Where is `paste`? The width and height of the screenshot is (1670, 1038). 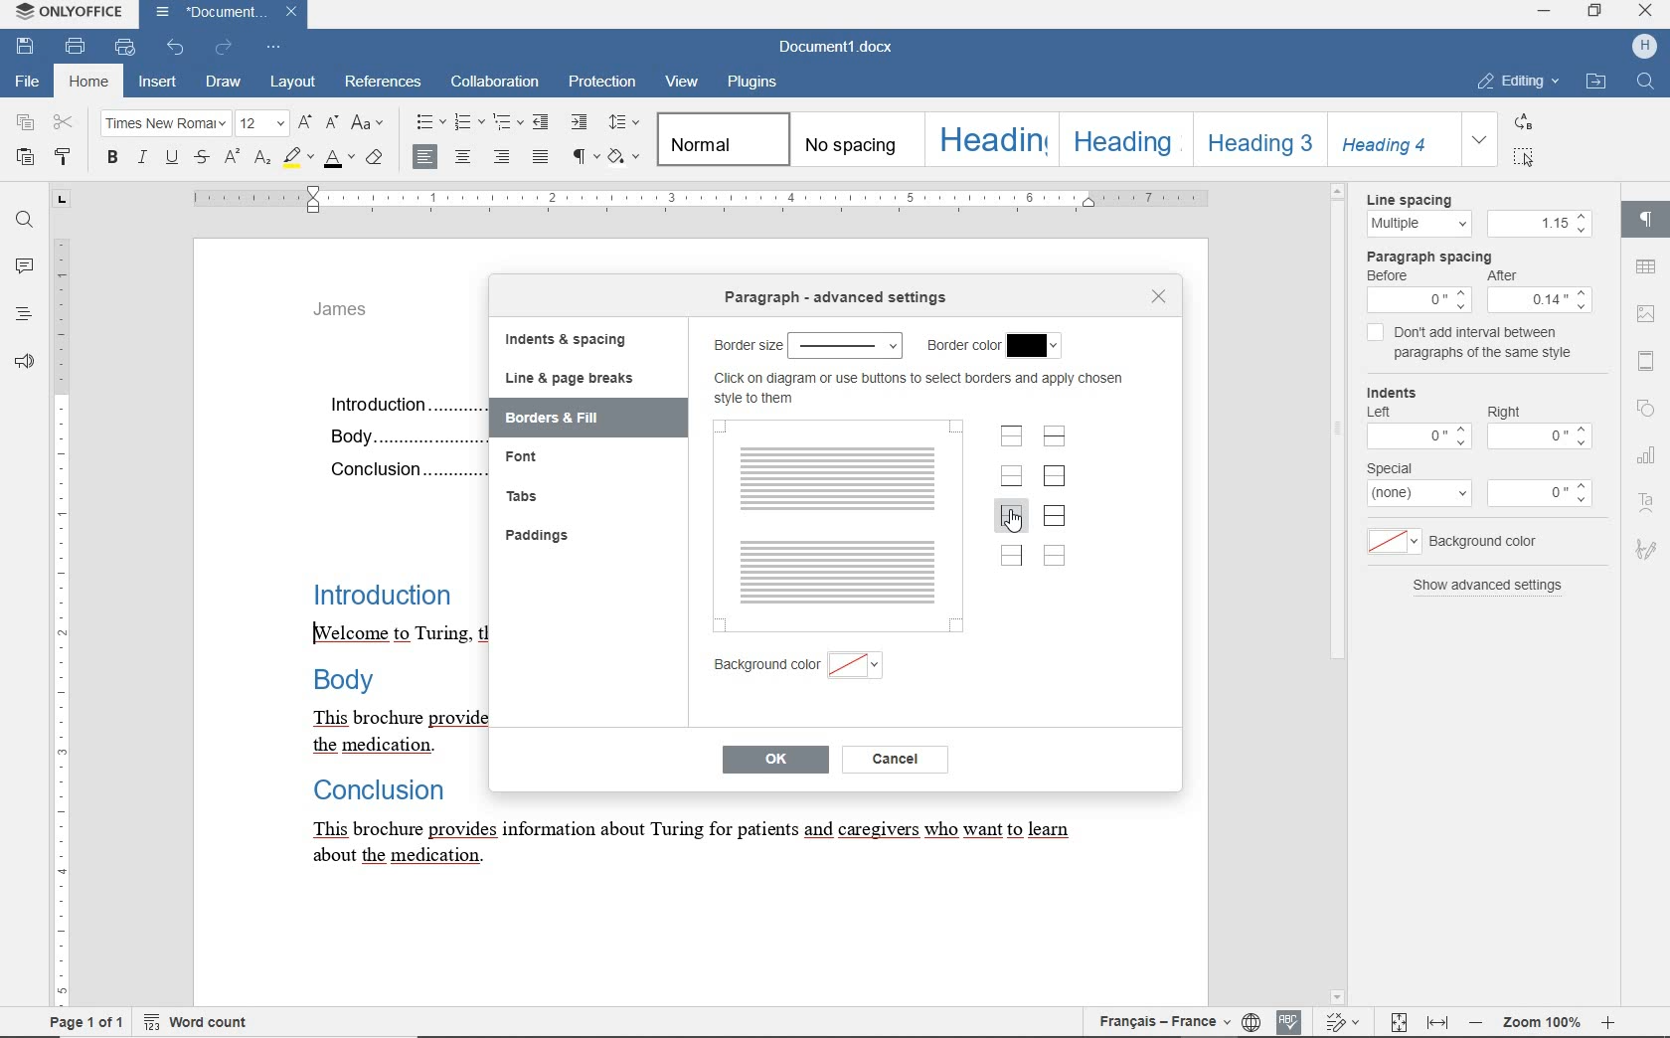 paste is located at coordinates (25, 159).